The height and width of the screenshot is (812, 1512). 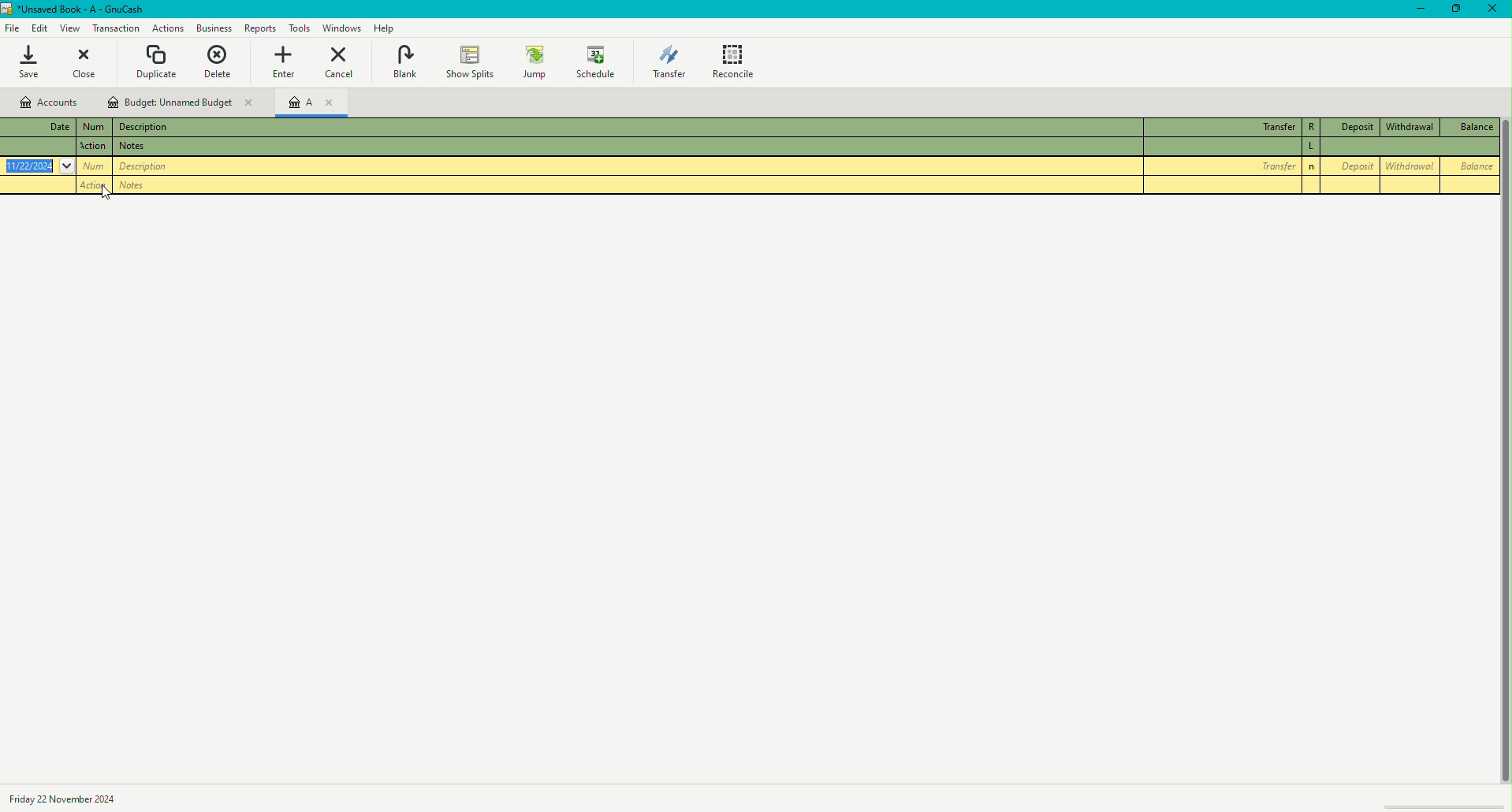 What do you see at coordinates (1454, 9) in the screenshot?
I see `Restore` at bounding box center [1454, 9].